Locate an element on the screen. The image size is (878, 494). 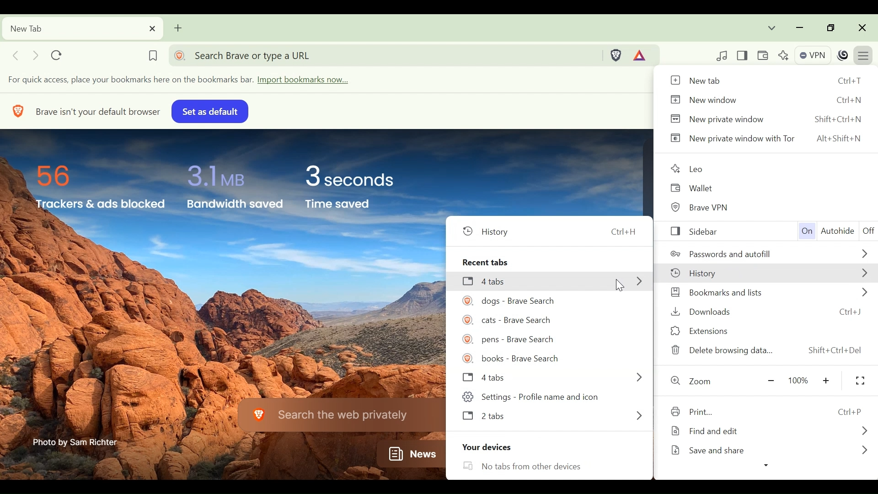
Find and edit is located at coordinates (770, 431).